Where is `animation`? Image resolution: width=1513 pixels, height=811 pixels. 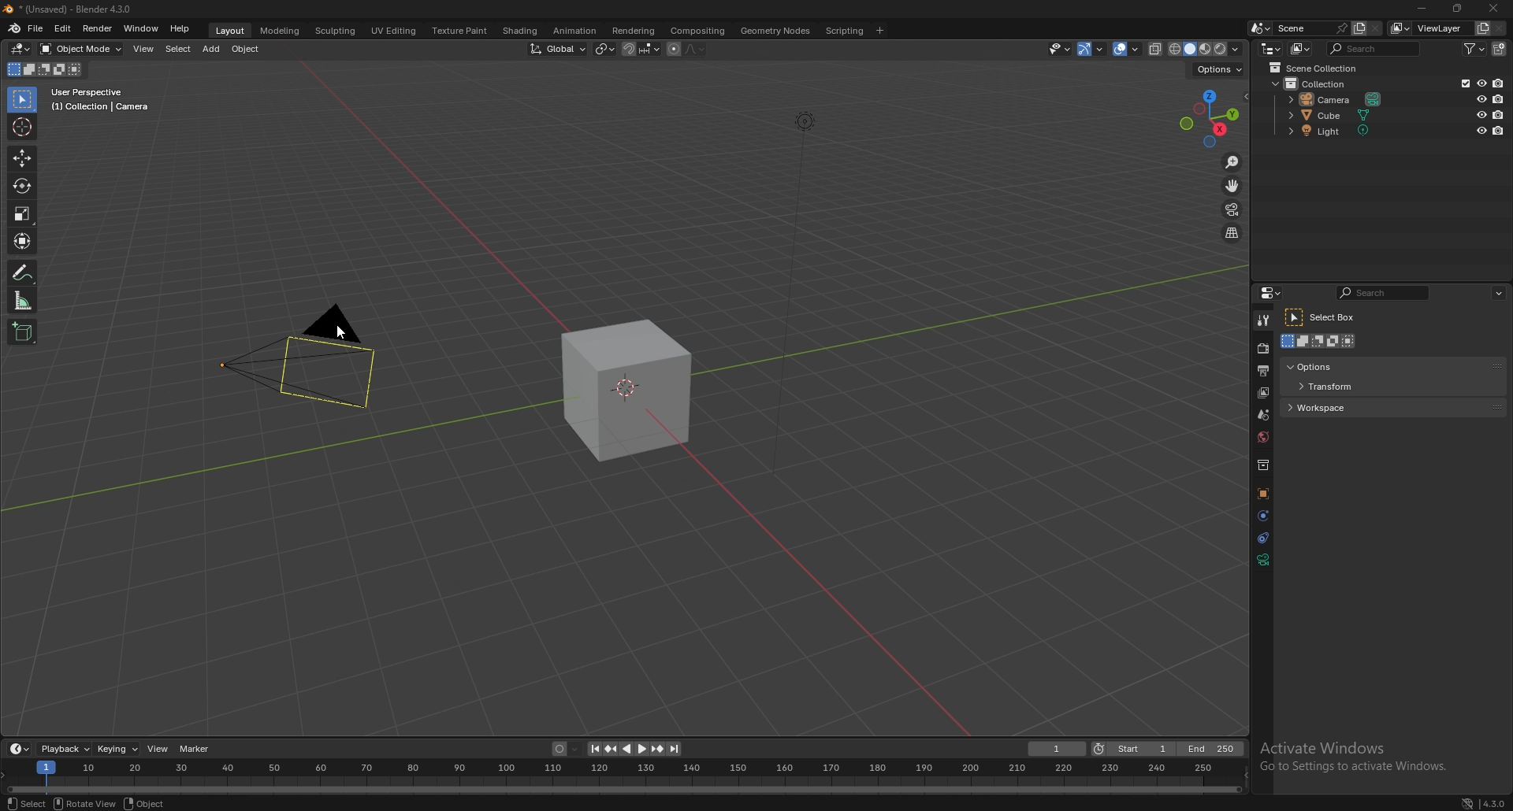 animation is located at coordinates (573, 30).